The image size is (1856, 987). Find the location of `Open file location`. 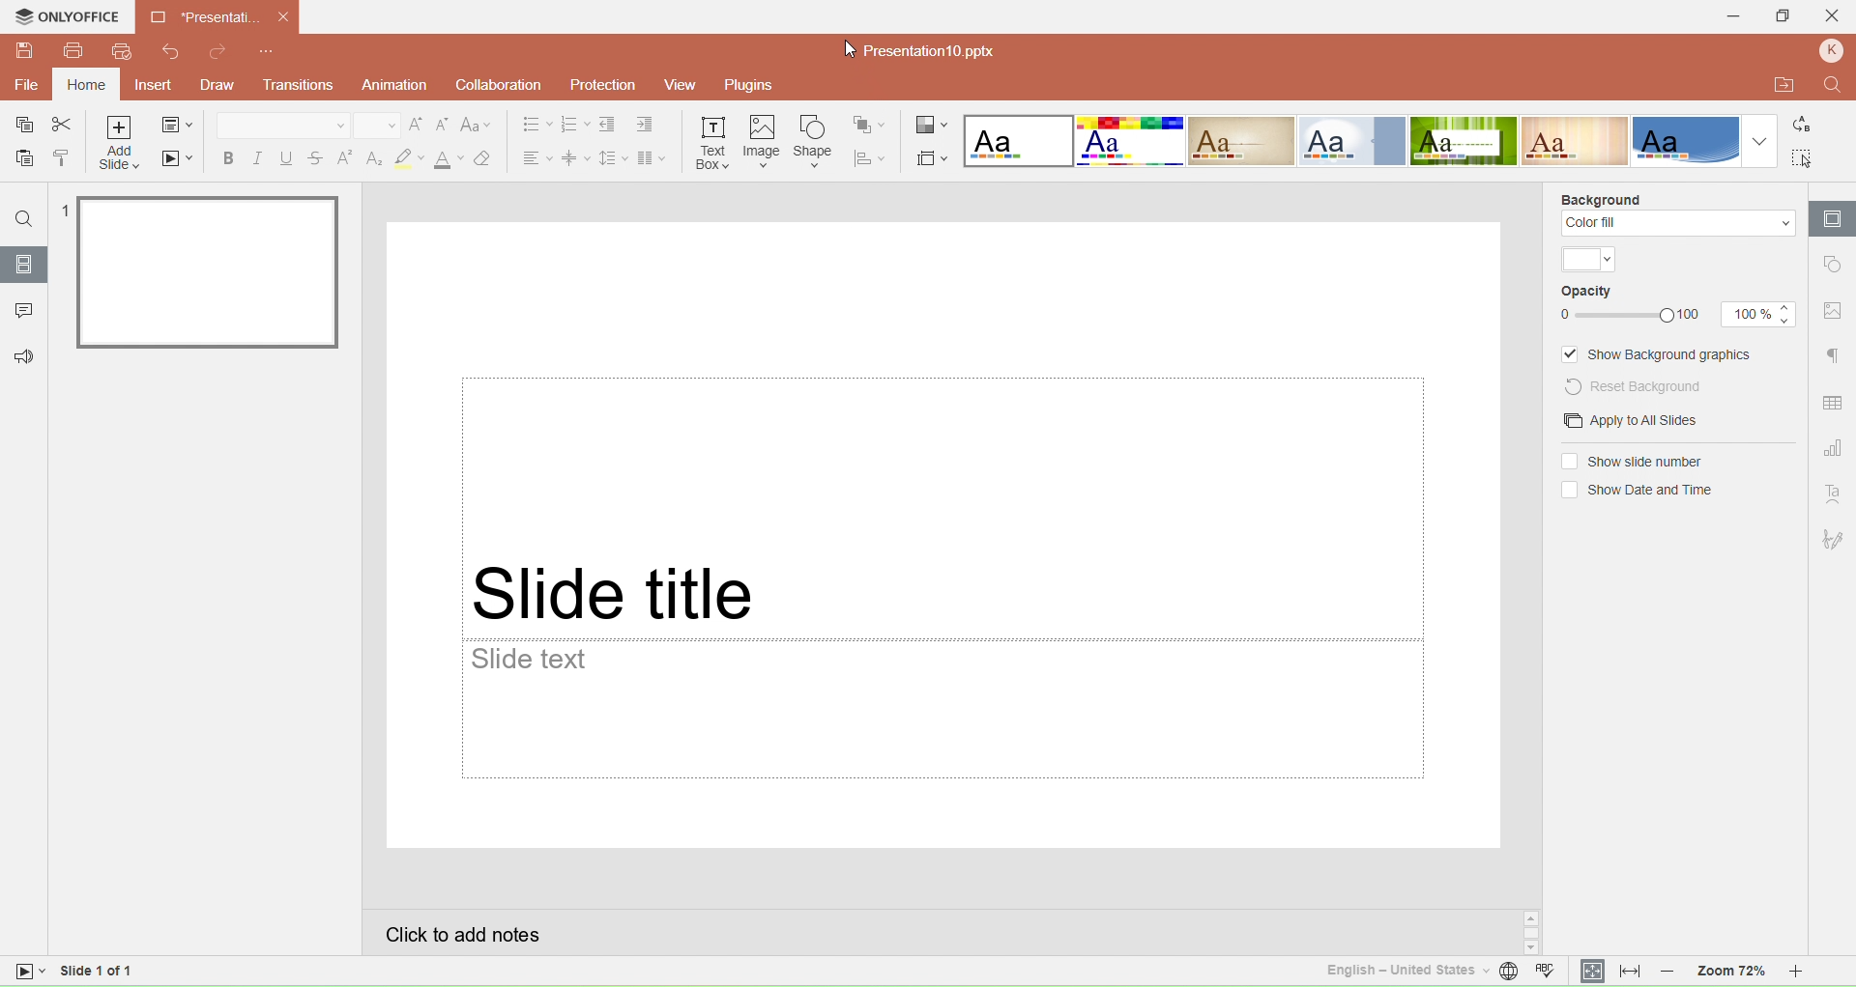

Open file location is located at coordinates (1778, 84).